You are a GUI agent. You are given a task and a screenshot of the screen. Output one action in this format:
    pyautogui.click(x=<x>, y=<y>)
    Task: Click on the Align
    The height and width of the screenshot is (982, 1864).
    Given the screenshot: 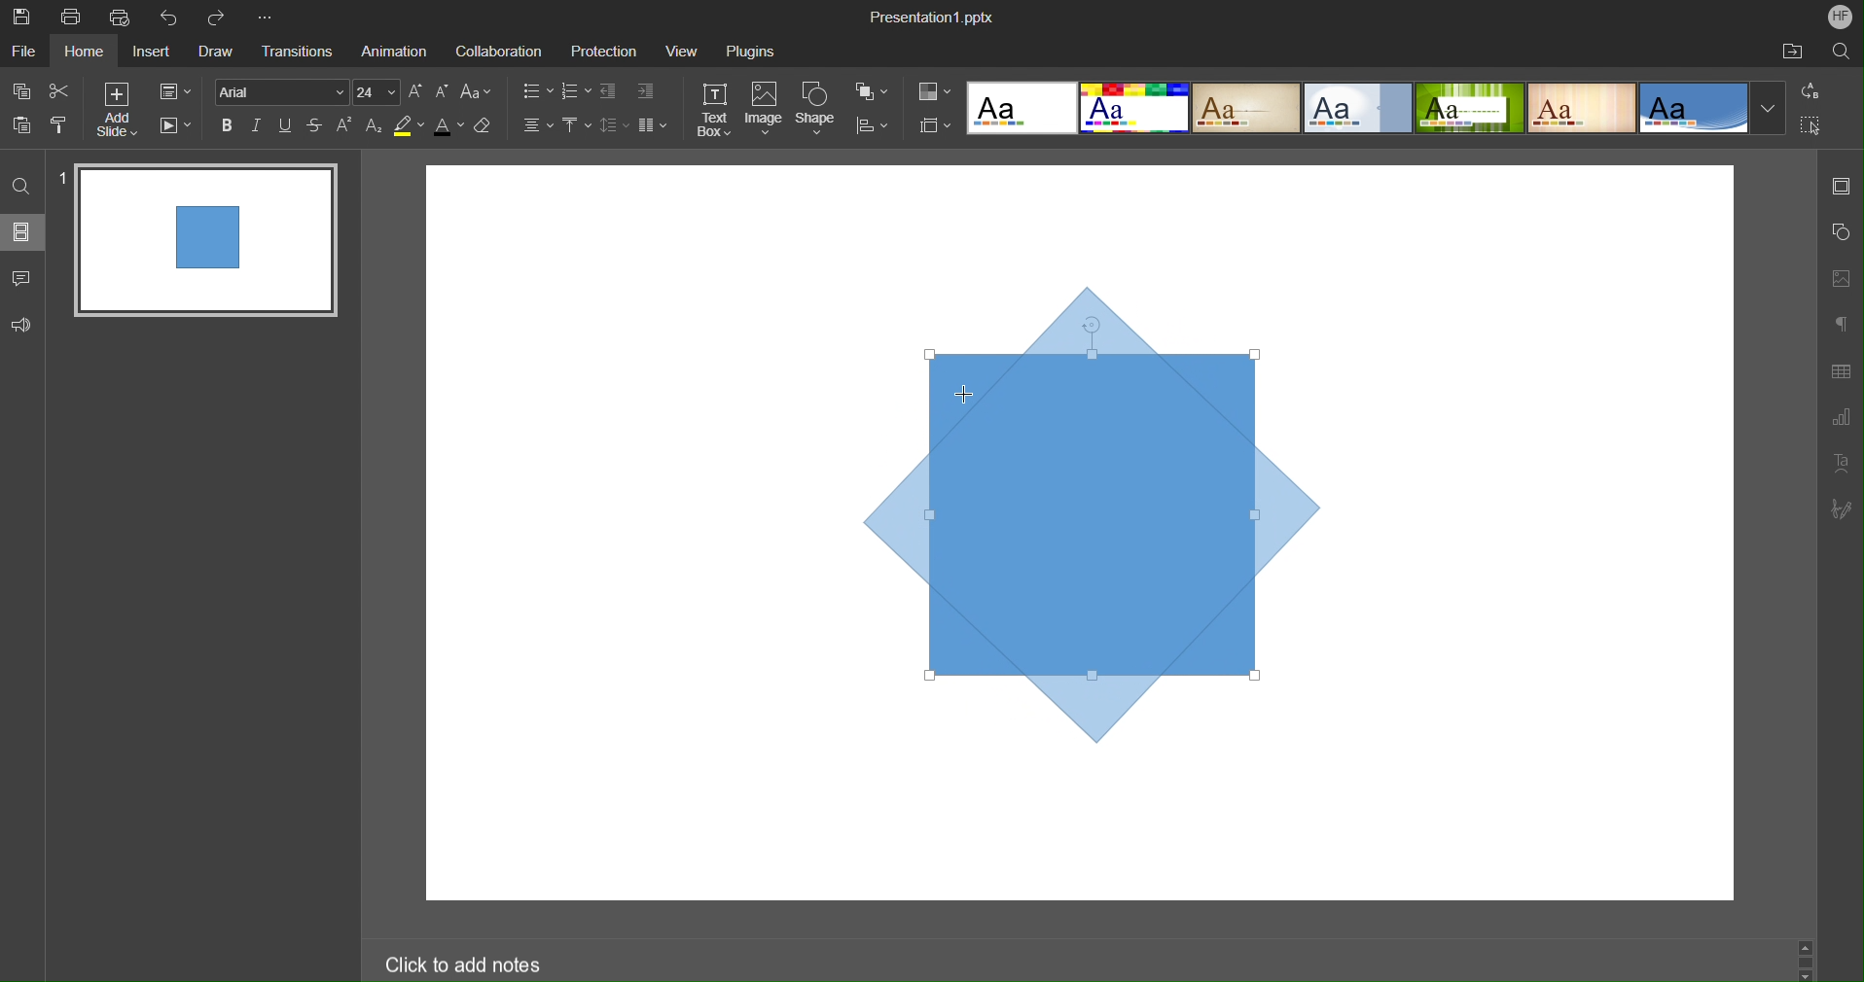 What is the action you would take?
    pyautogui.click(x=874, y=125)
    